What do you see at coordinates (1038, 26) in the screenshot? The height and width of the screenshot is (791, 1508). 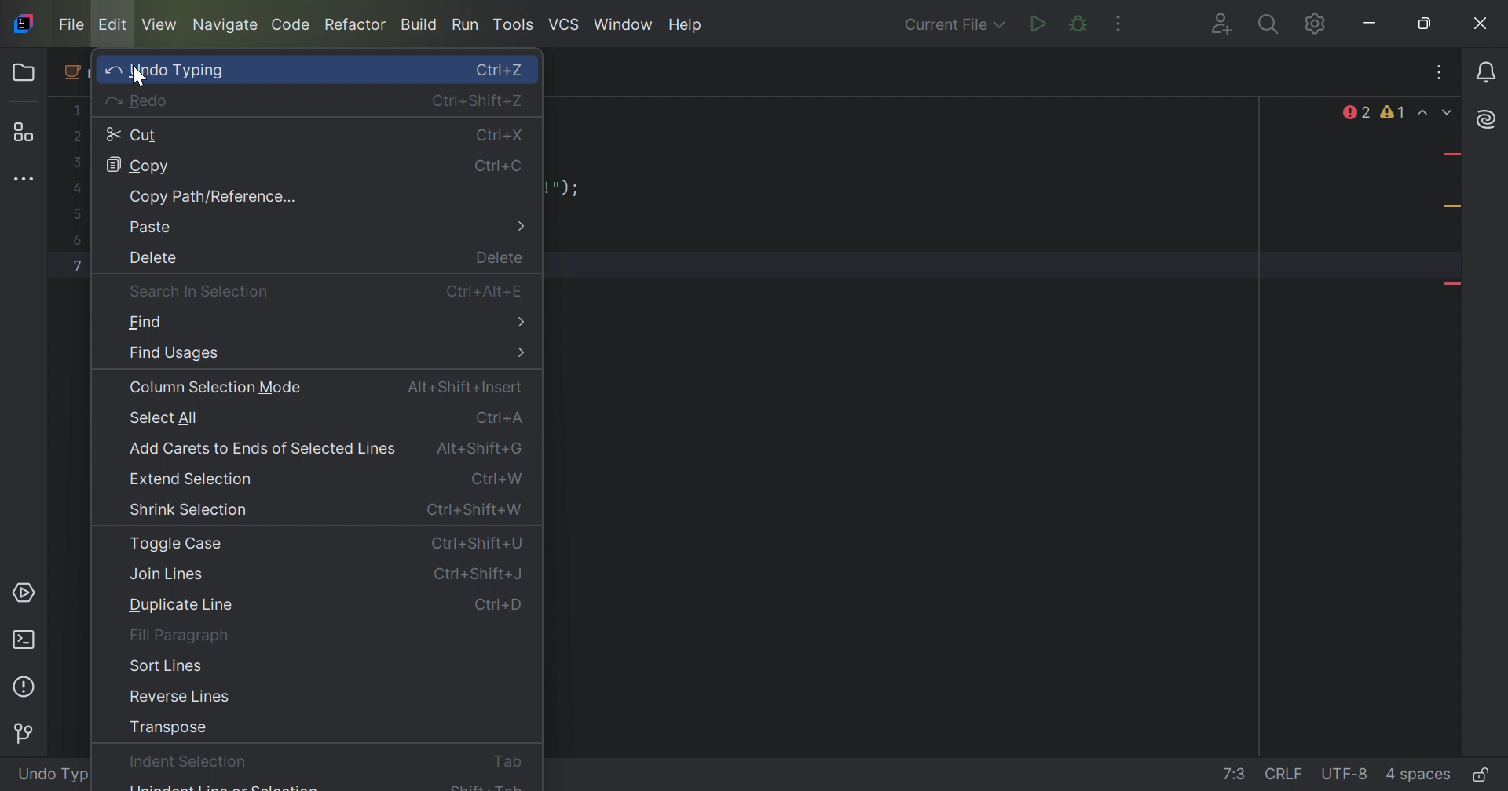 I see `Run` at bounding box center [1038, 26].